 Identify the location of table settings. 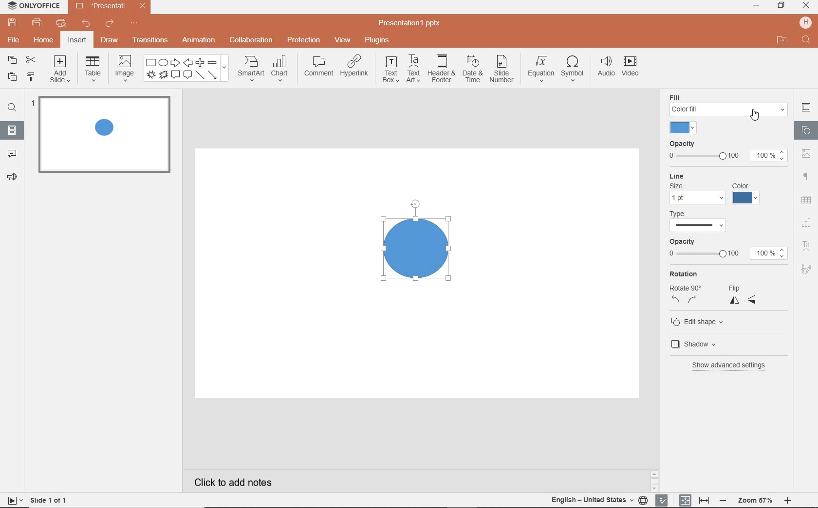
(807, 200).